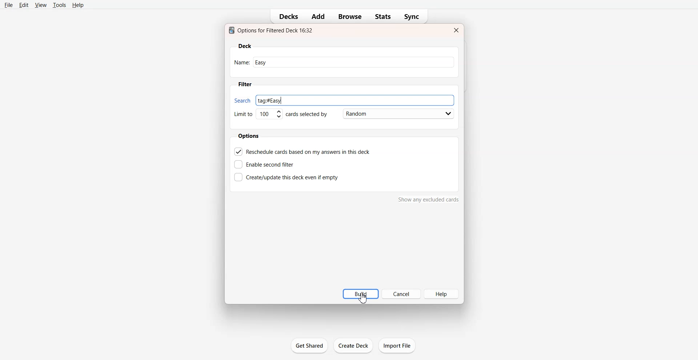 The image size is (698, 360). Describe the element at coordinates (414, 17) in the screenshot. I see `Sync` at that location.